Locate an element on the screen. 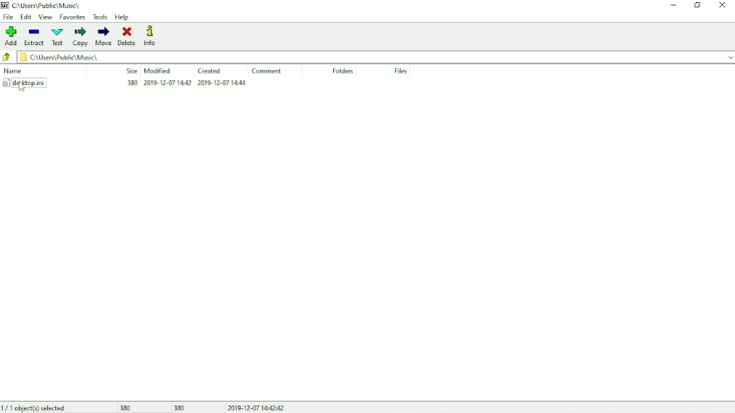 The height and width of the screenshot is (413, 735). Add is located at coordinates (9, 36).